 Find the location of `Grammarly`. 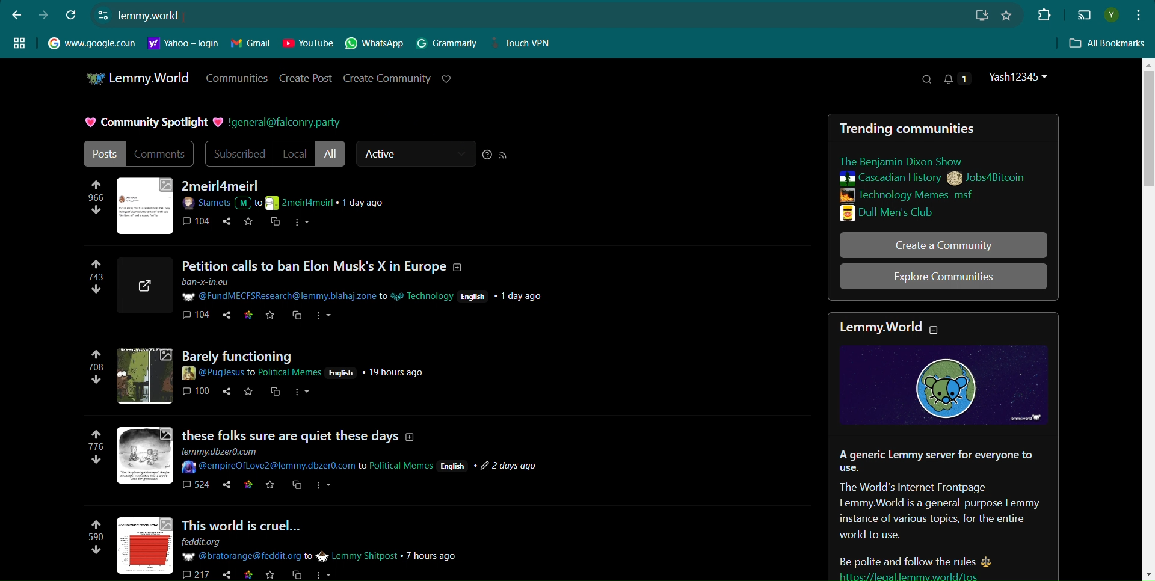

Grammarly is located at coordinates (448, 43).